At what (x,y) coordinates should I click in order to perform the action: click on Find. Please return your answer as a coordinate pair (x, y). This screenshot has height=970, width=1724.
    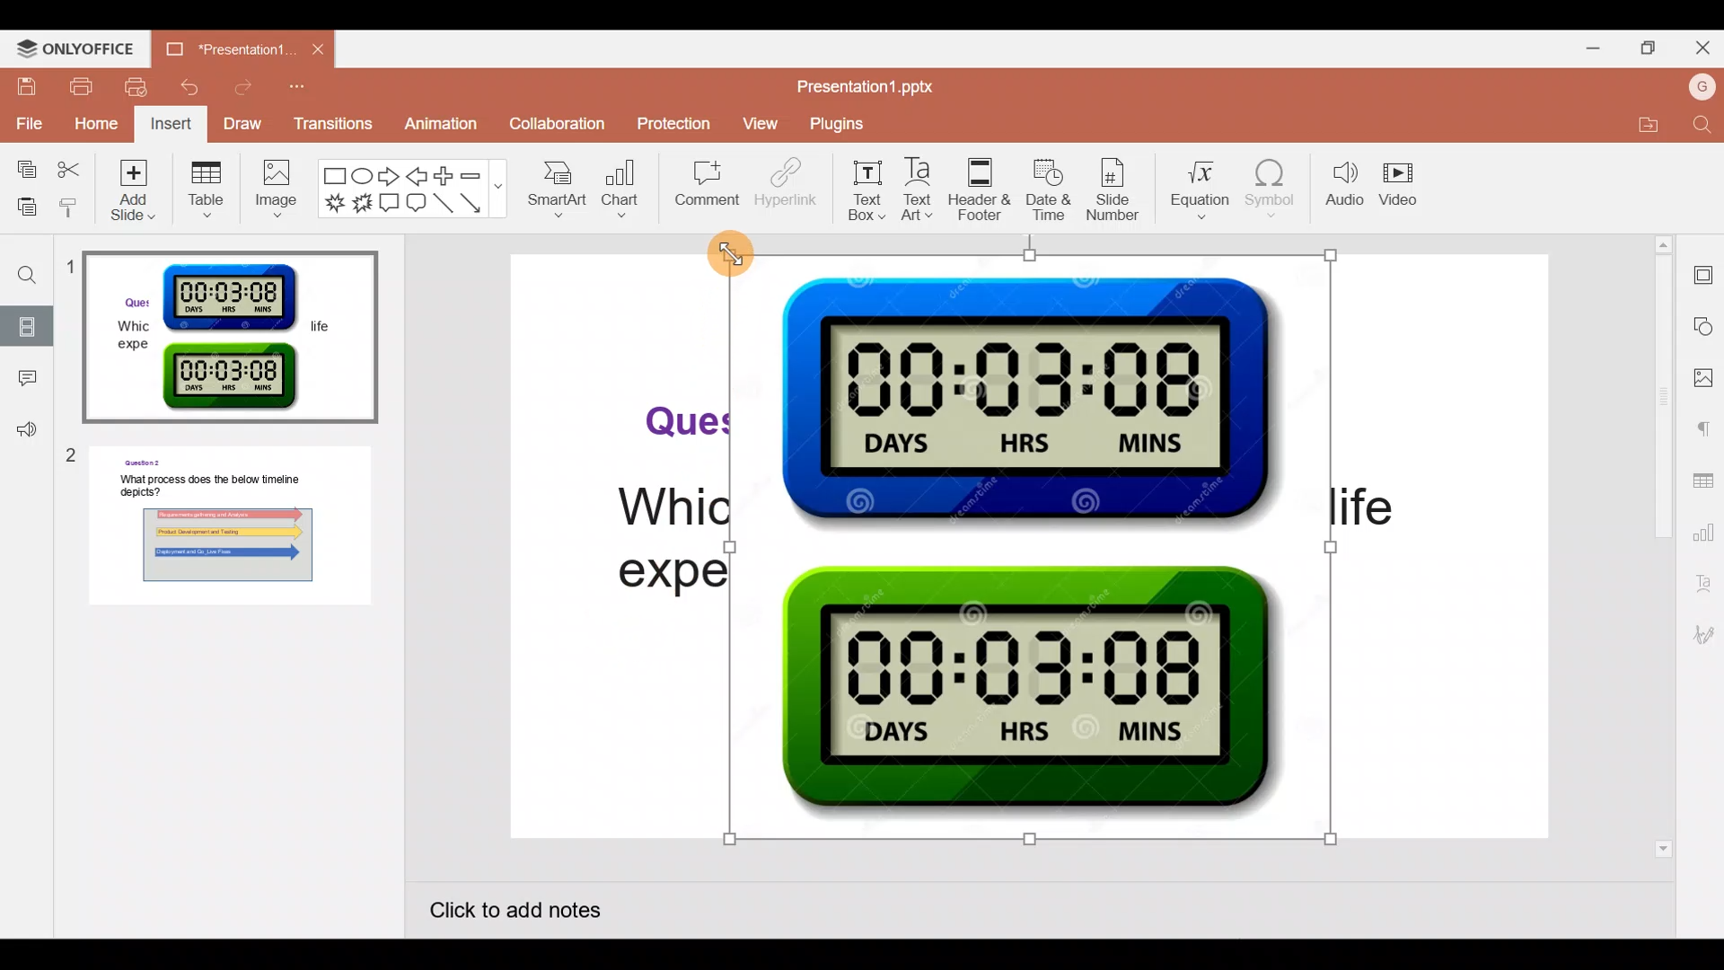
    Looking at the image, I should click on (1699, 128).